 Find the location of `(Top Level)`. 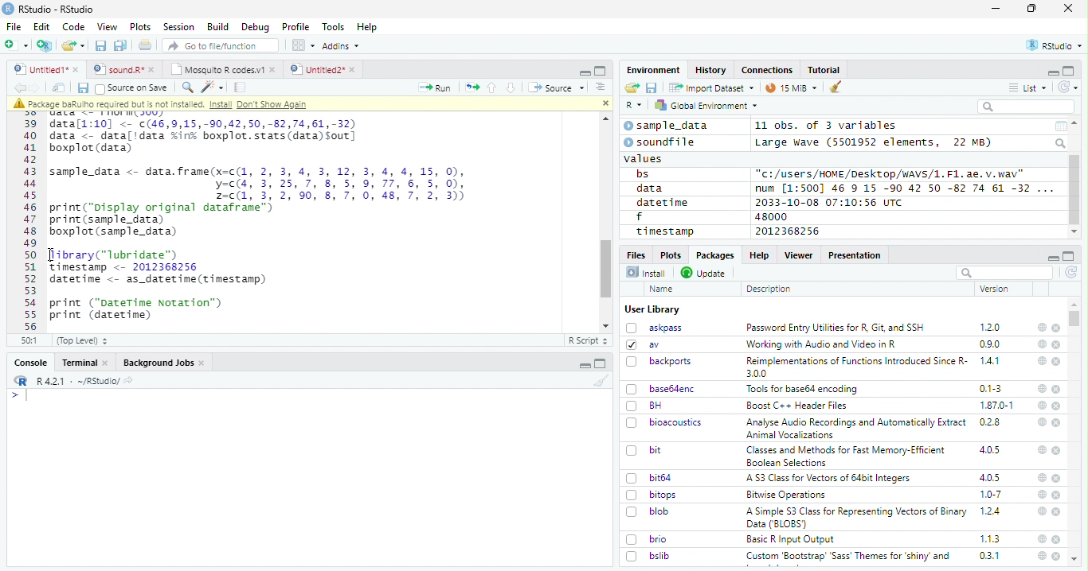

(Top Level) is located at coordinates (81, 340).